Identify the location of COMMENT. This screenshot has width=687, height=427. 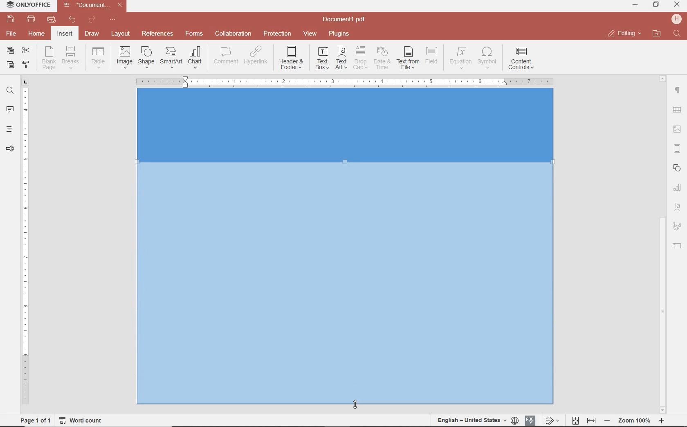
(227, 56).